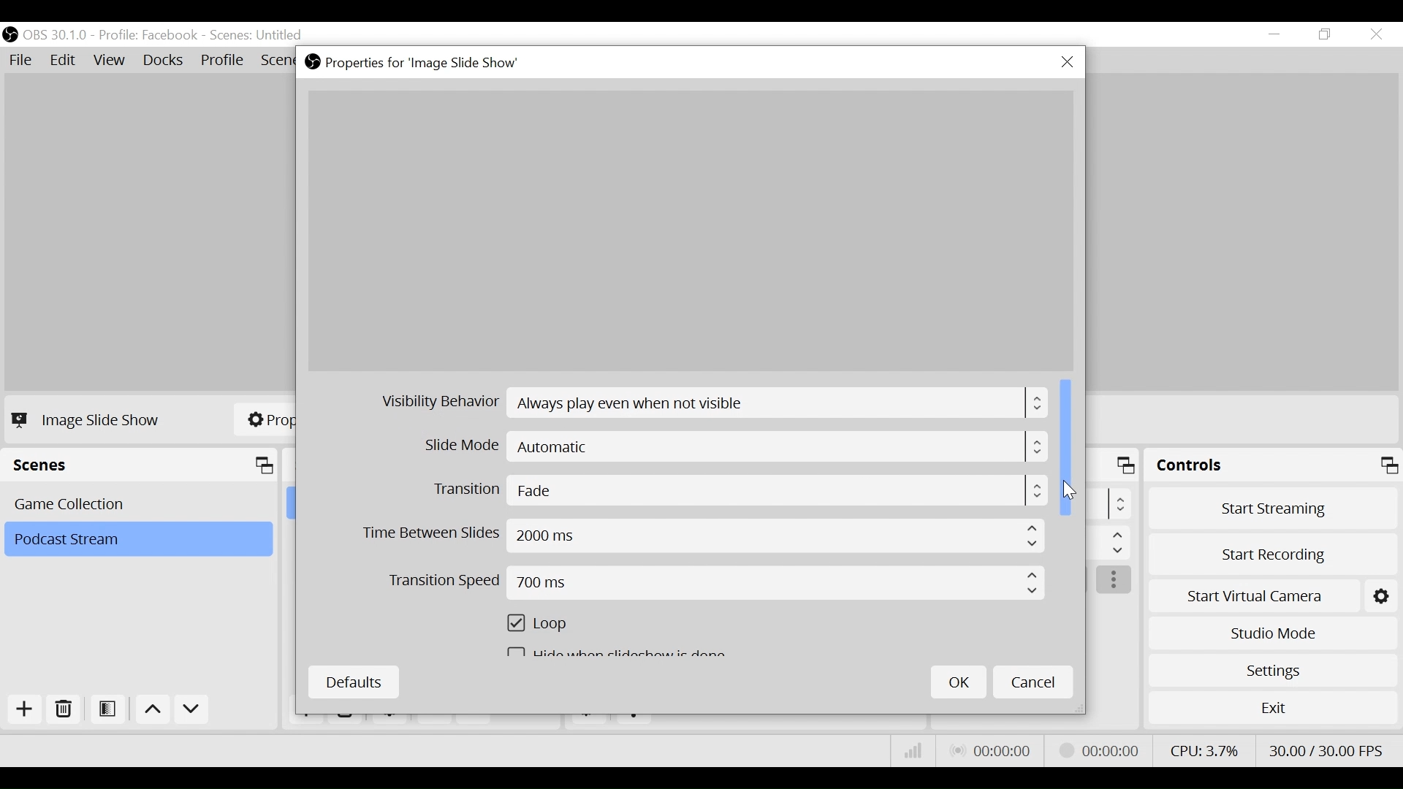 Image resolution: width=1403 pixels, height=789 pixels. Describe the element at coordinates (989, 751) in the screenshot. I see `Live Status` at that location.